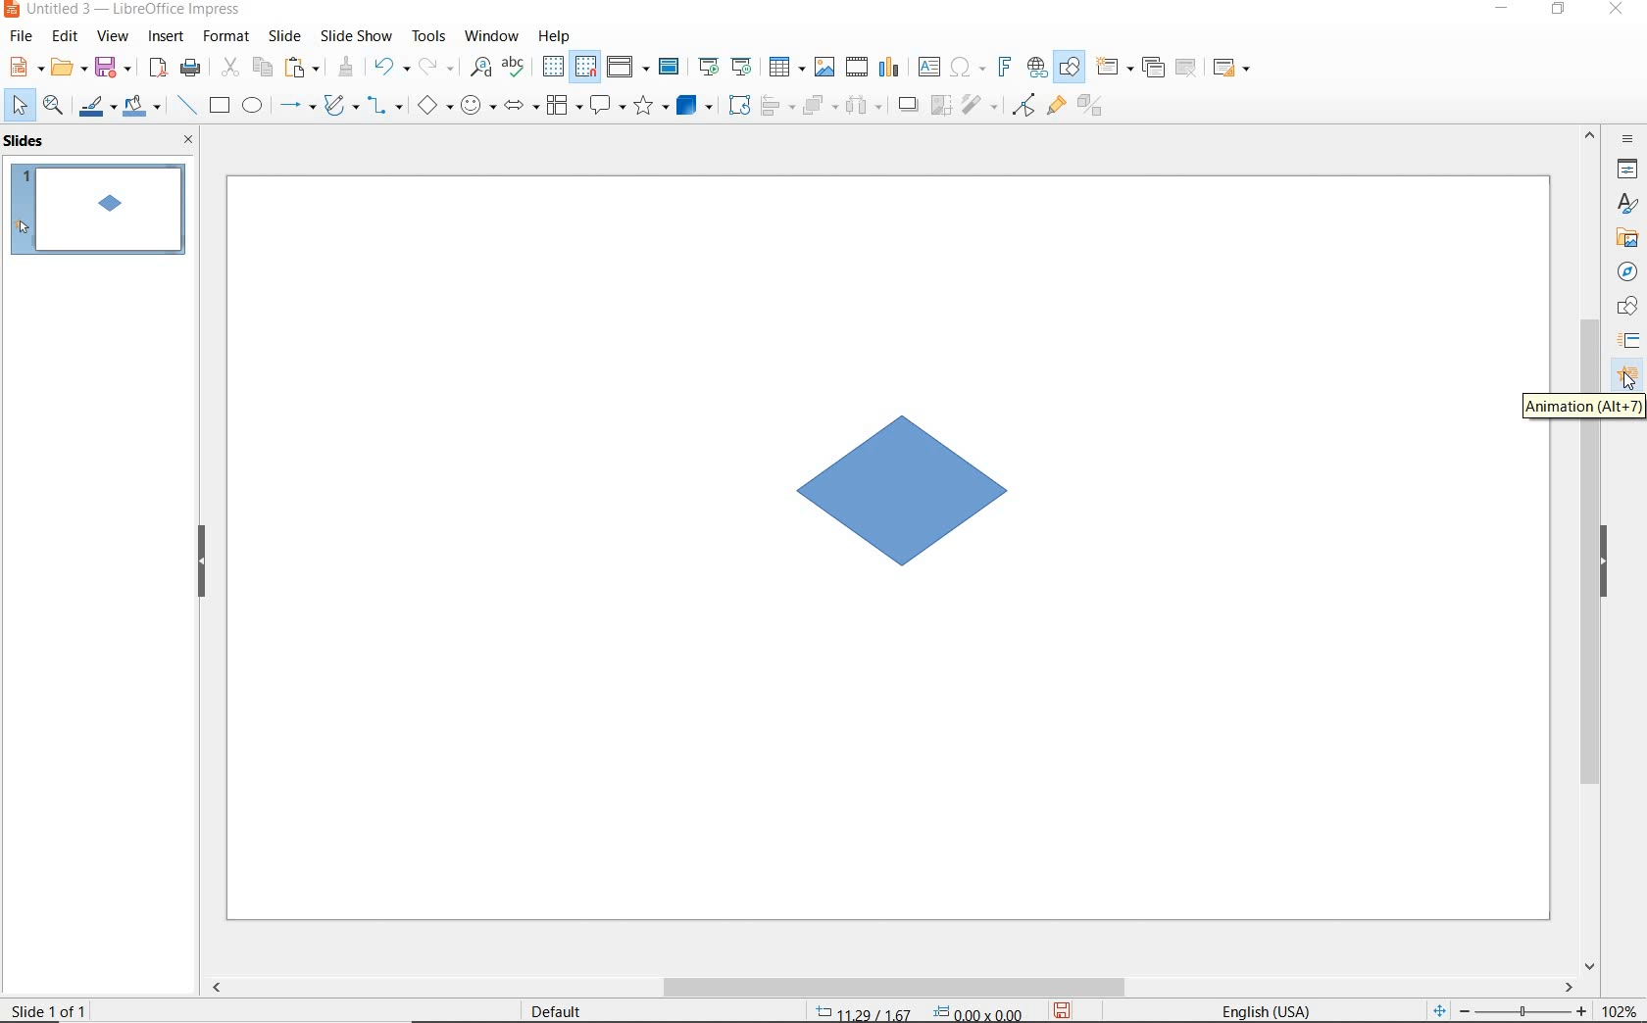  What do you see at coordinates (359, 36) in the screenshot?
I see `slide show` at bounding box center [359, 36].